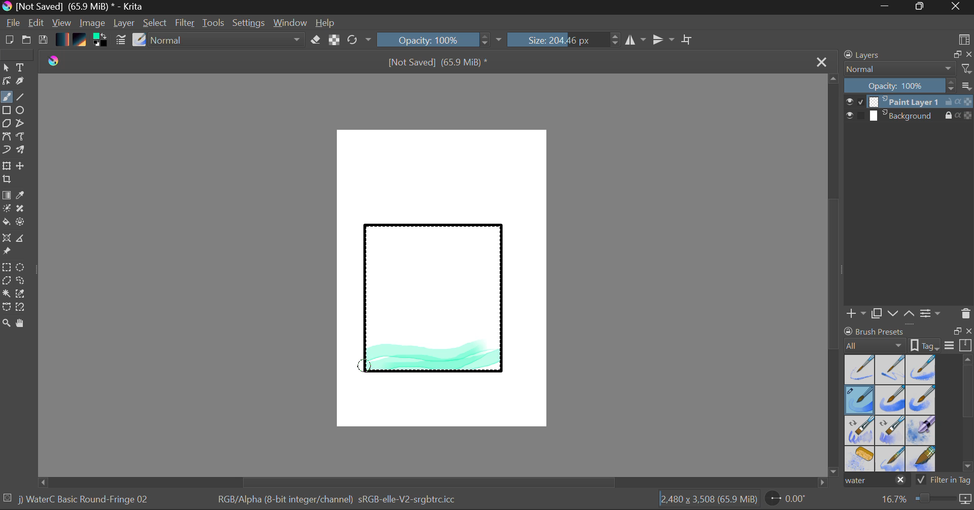  Describe the element at coordinates (860, 369) in the screenshot. I see `Water C - Dry` at that location.